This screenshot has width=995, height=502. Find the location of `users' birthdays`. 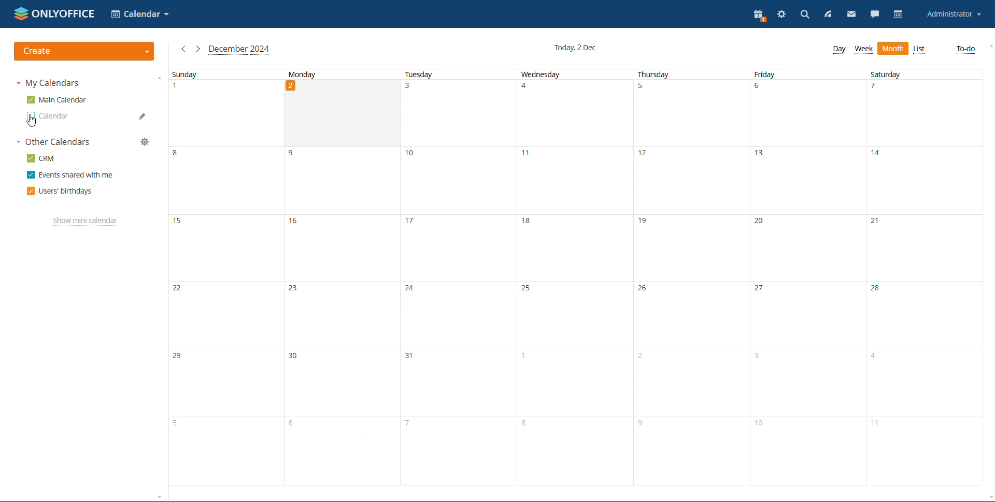

users' birthdays is located at coordinates (61, 190).